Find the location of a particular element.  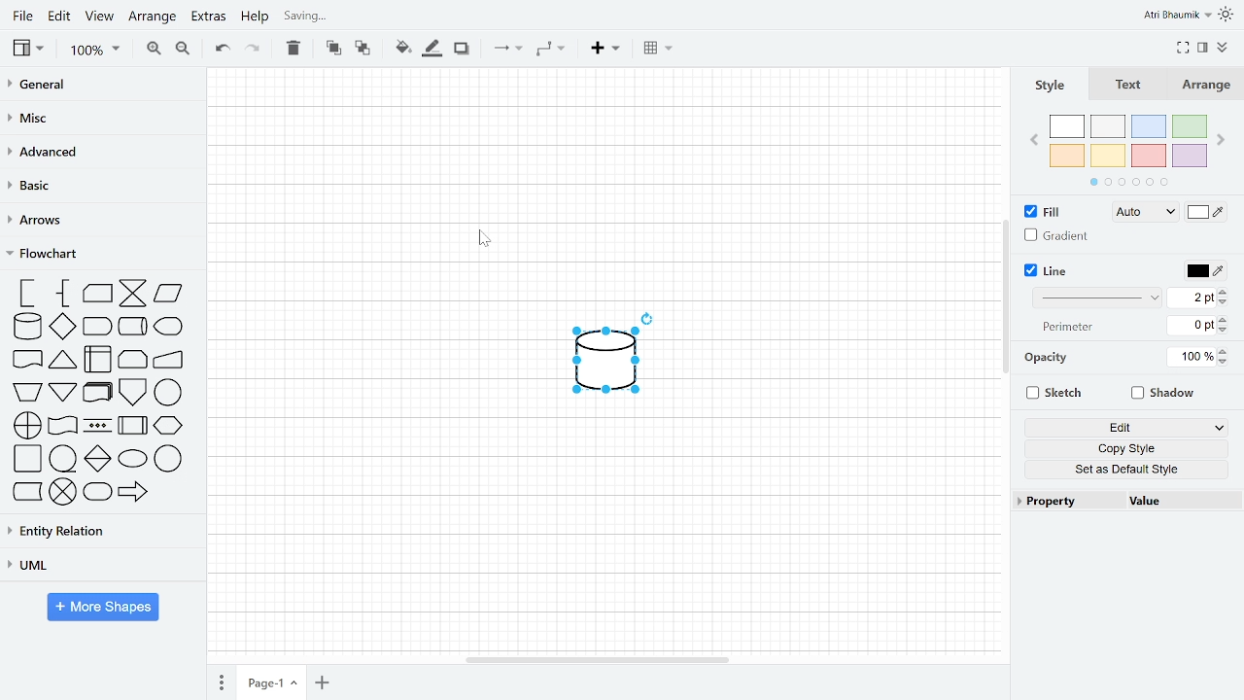

View is located at coordinates (28, 50).